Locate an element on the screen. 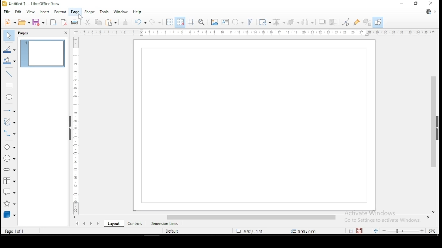  open is located at coordinates (23, 22).